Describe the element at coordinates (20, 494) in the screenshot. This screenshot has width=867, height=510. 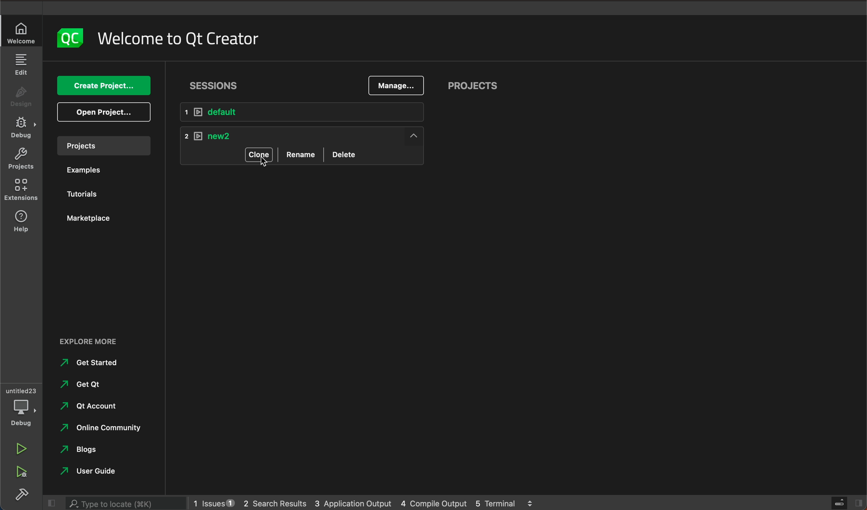
I see `build` at that location.